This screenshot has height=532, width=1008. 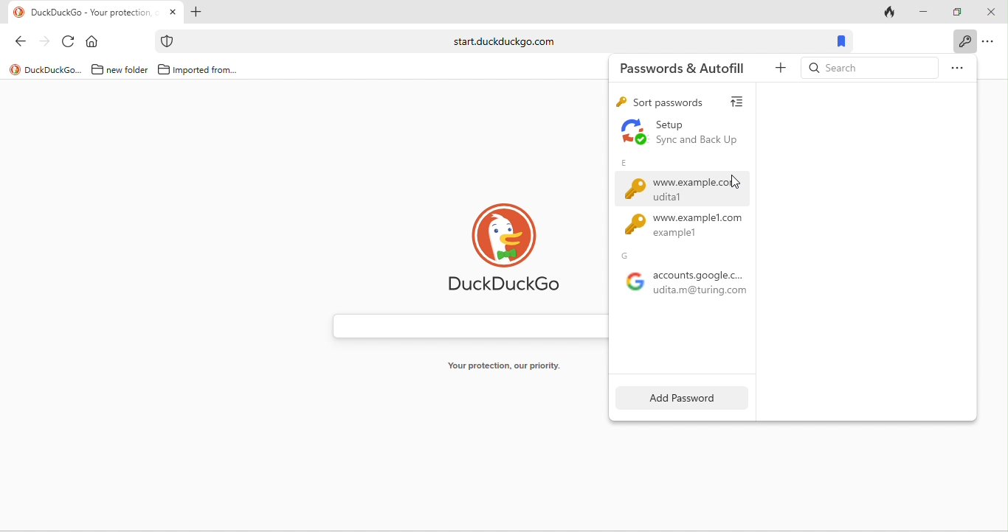 What do you see at coordinates (956, 66) in the screenshot?
I see `option` at bounding box center [956, 66].